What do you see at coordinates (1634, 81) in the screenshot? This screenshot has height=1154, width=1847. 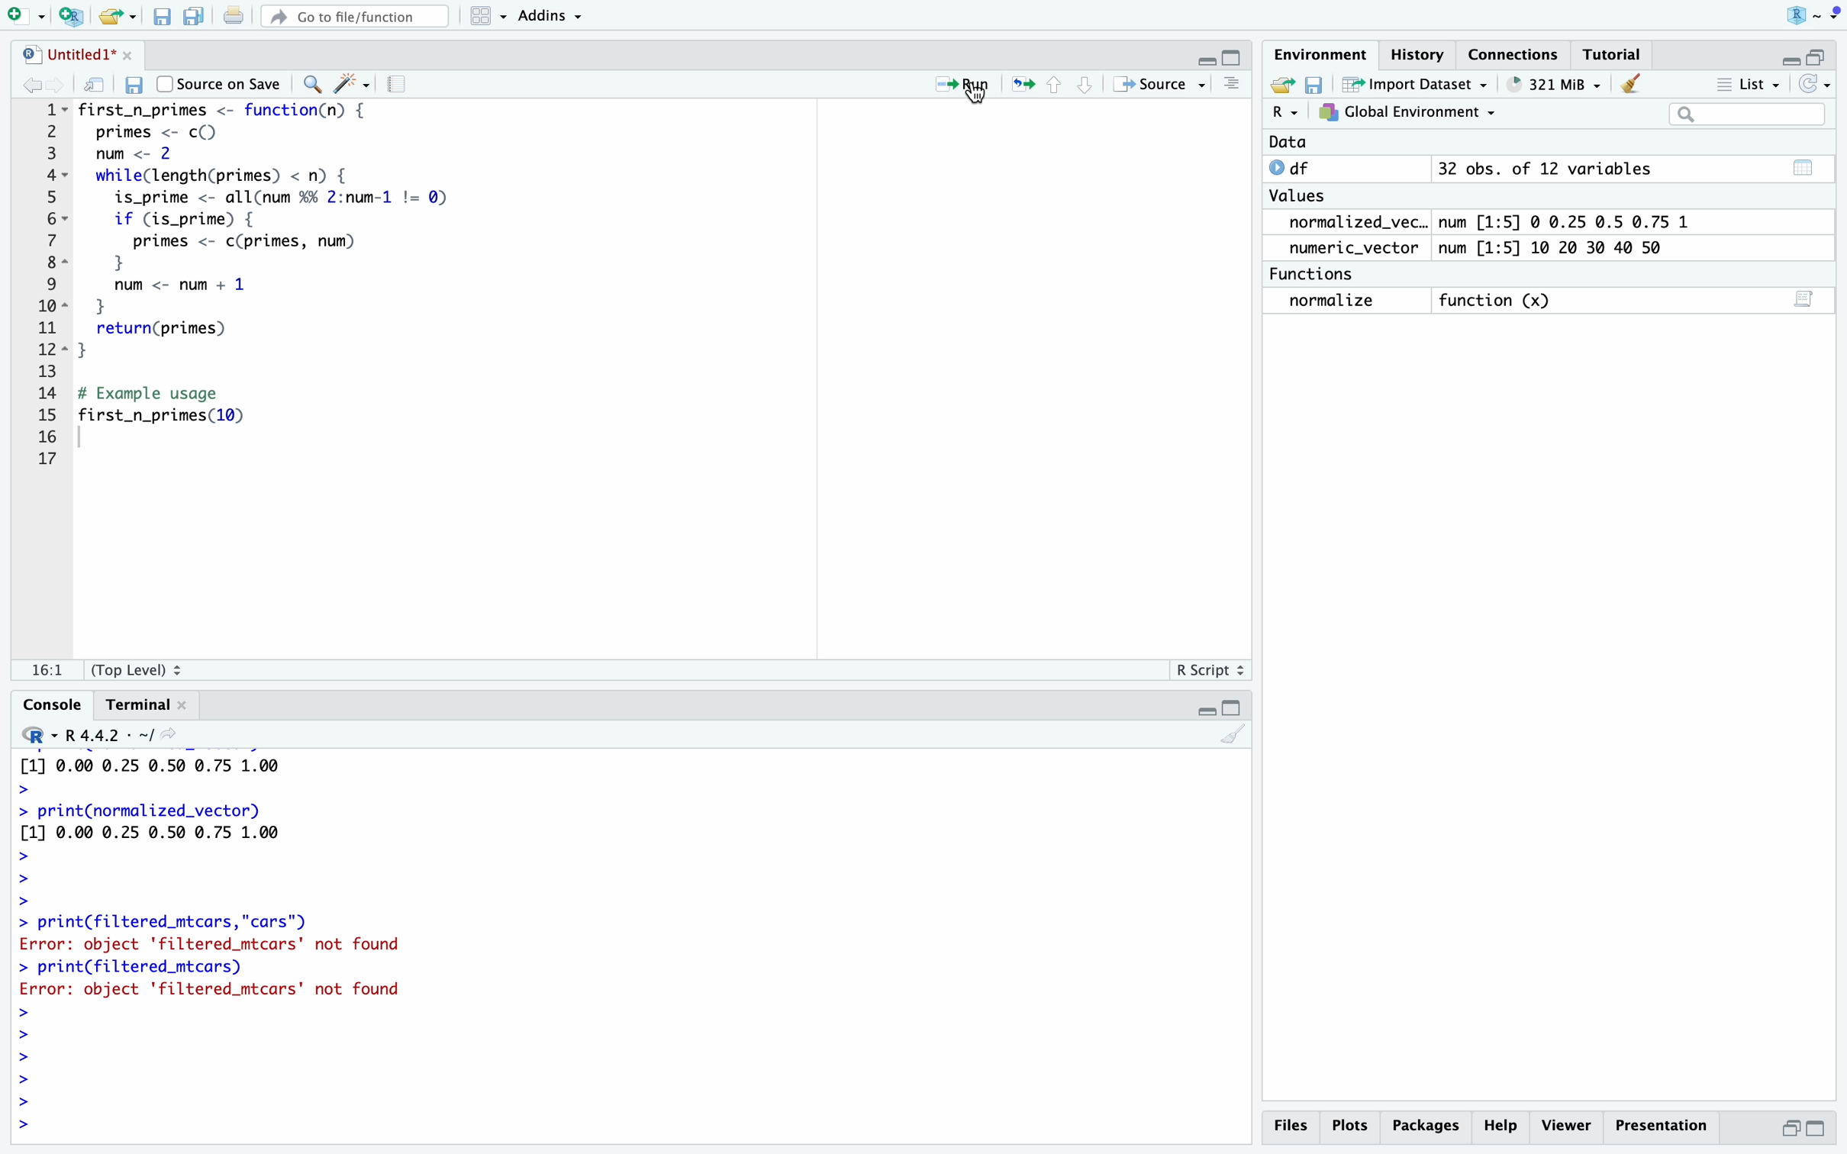 I see `Clear console` at bounding box center [1634, 81].